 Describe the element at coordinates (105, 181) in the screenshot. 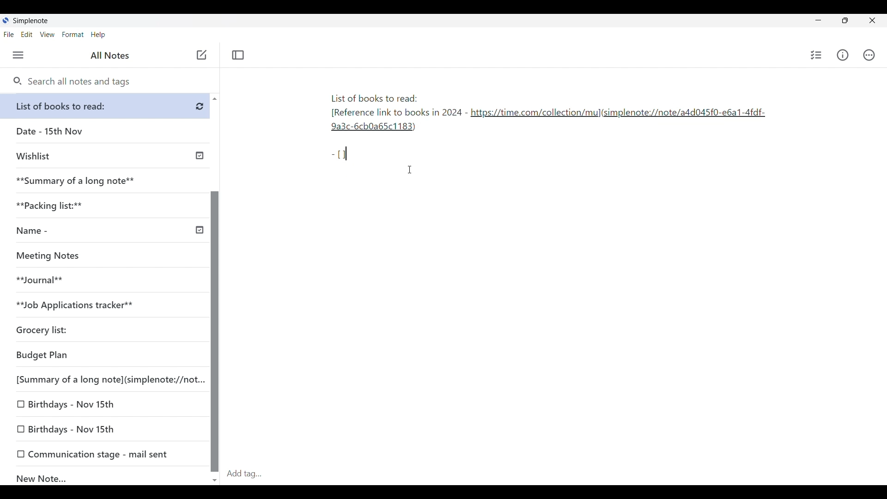

I see `**Summary of a long note**` at that location.